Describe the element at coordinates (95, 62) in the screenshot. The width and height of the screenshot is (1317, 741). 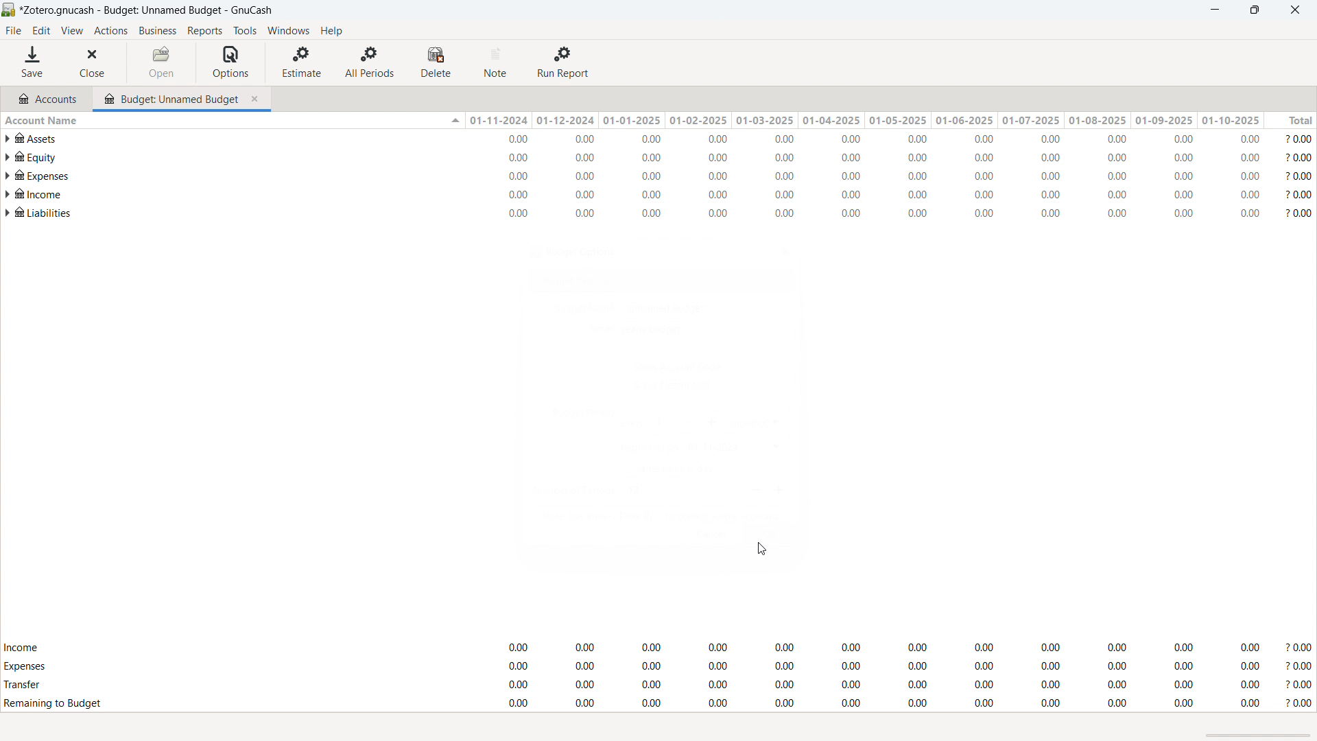
I see `close` at that location.